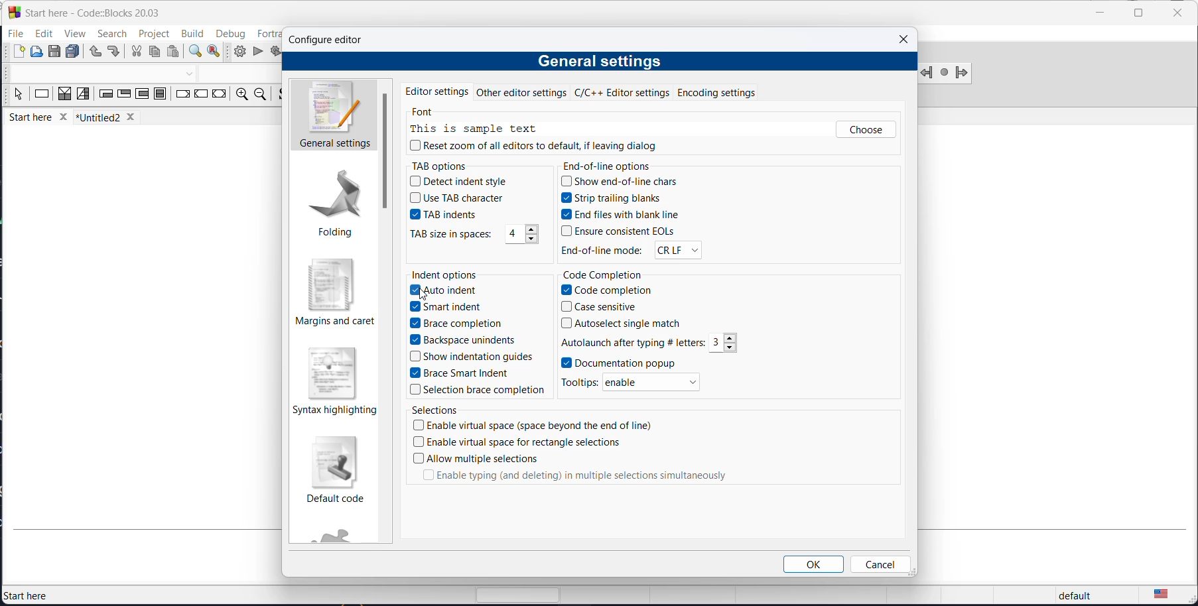 This screenshot has height=606, width=1198. I want to click on folding, so click(334, 205).